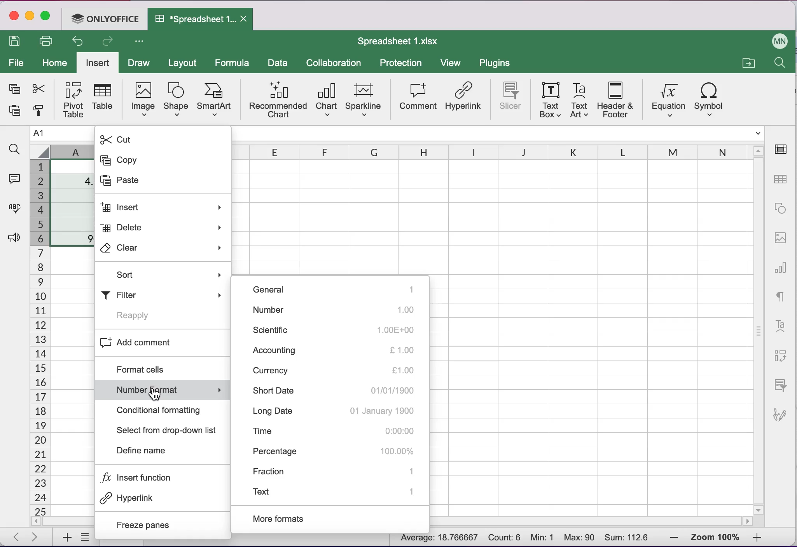 The image size is (797, 547). What do you see at coordinates (47, 42) in the screenshot?
I see `print` at bounding box center [47, 42].